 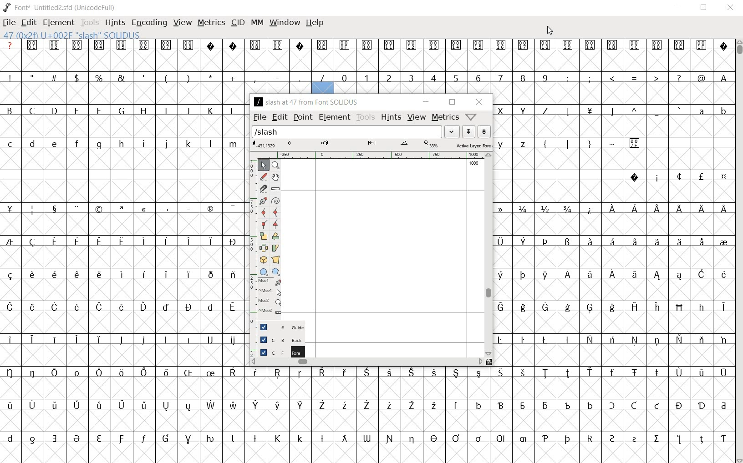 What do you see at coordinates (263, 236) in the screenshot?
I see `scale the selection` at bounding box center [263, 236].